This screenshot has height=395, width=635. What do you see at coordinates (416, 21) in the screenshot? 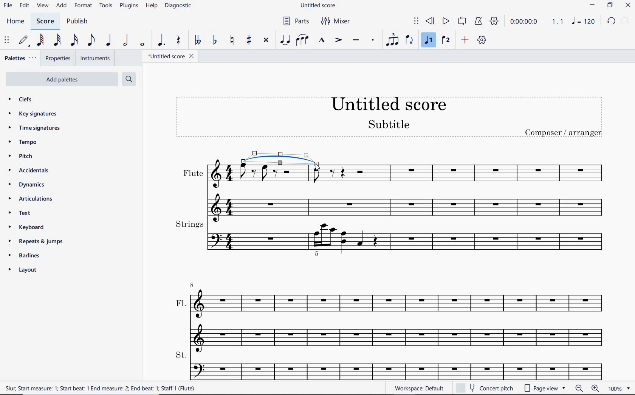
I see `SELECT TO MOVE` at bounding box center [416, 21].